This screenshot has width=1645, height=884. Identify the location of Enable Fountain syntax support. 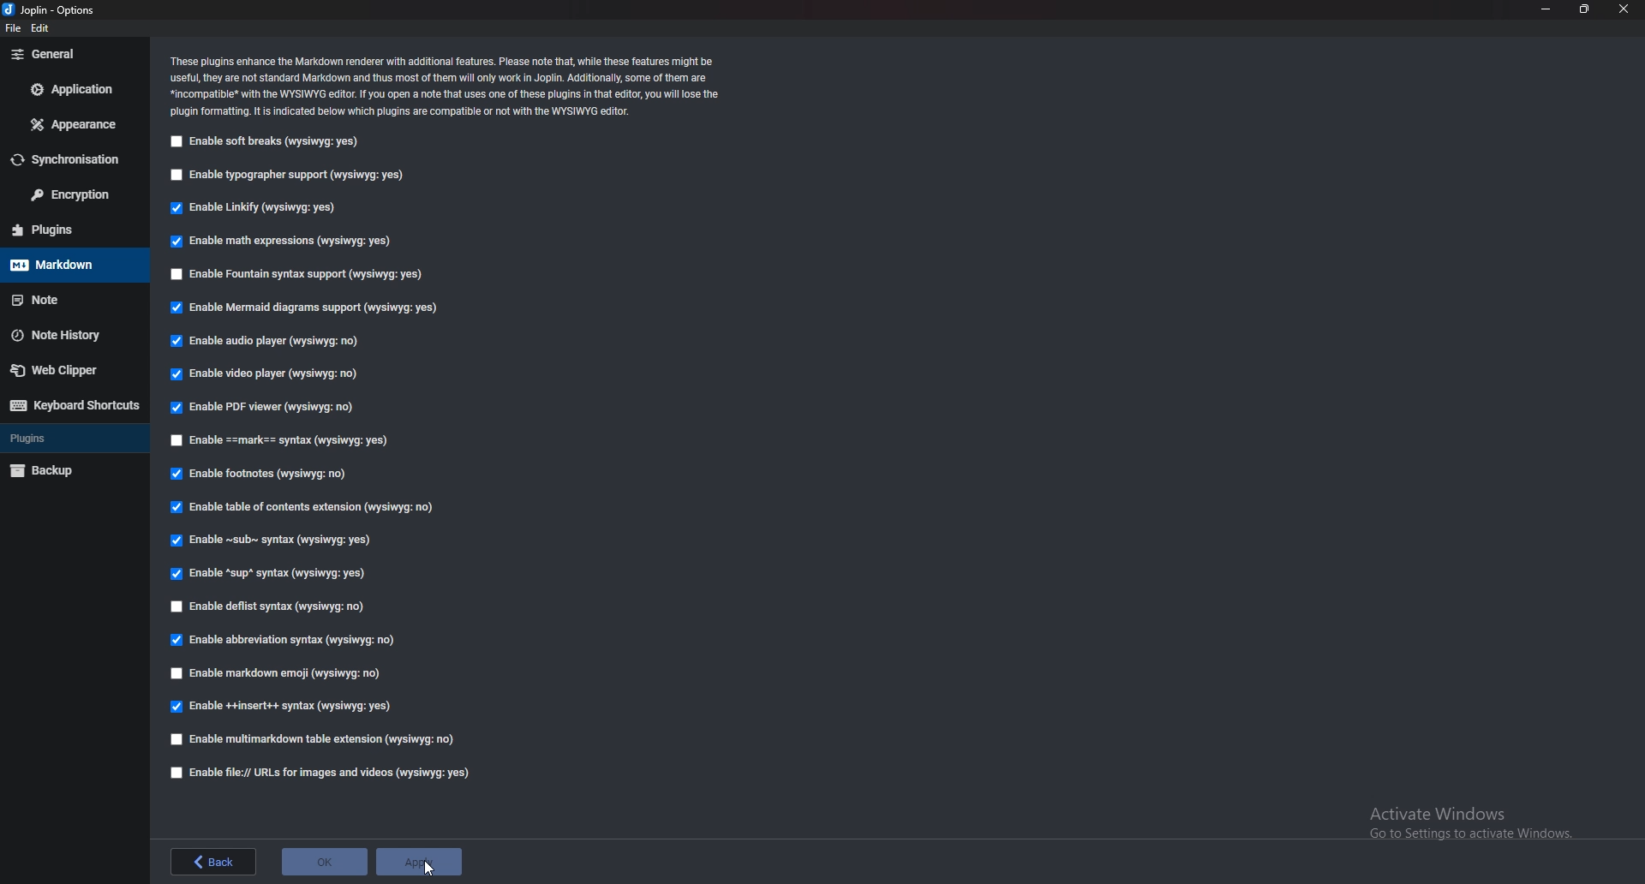
(302, 274).